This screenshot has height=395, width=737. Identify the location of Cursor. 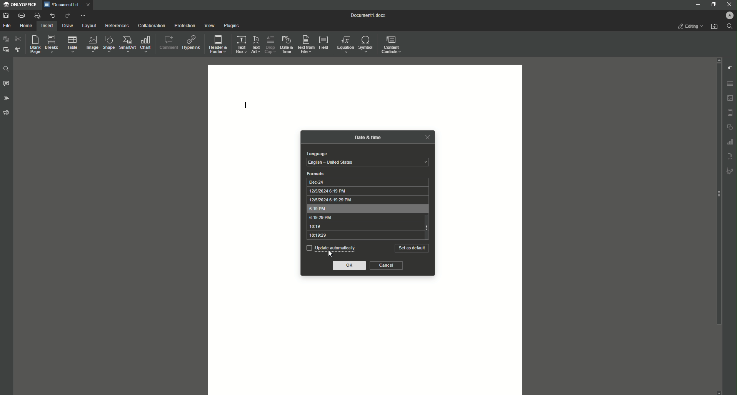
(331, 254).